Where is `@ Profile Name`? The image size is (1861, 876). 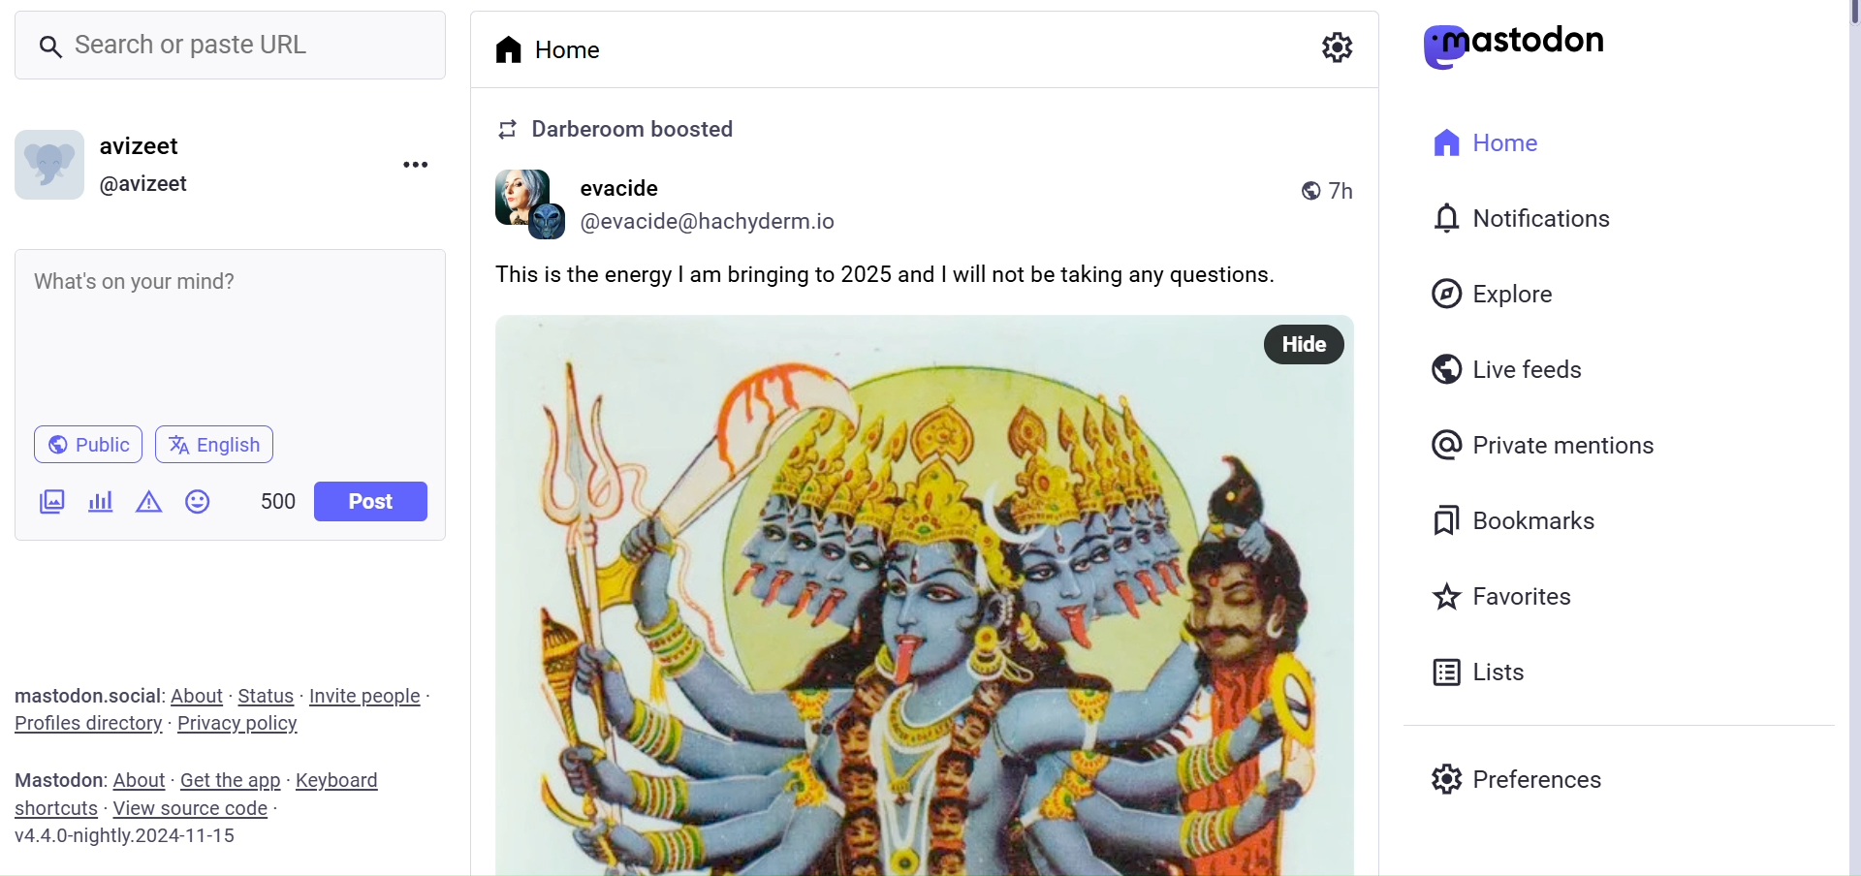
@ Profile Name is located at coordinates (149, 185).